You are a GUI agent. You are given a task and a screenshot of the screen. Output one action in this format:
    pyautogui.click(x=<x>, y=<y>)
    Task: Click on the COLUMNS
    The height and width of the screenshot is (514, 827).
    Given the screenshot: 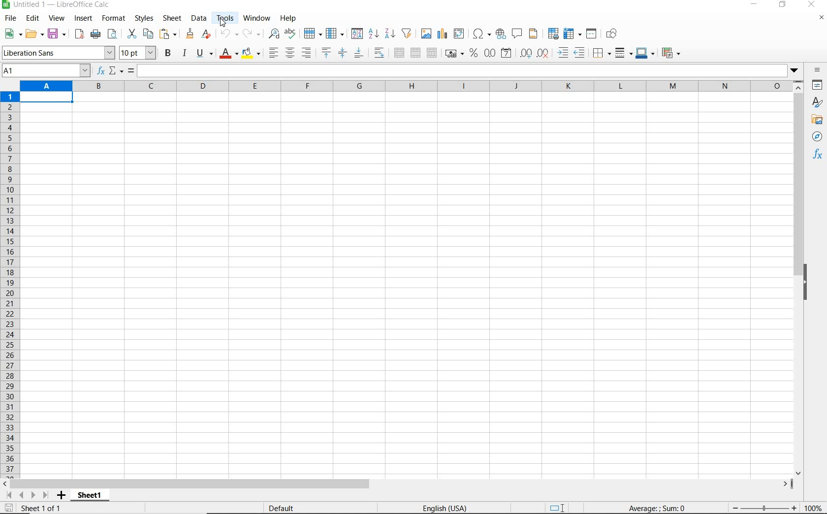 What is the action you would take?
    pyautogui.click(x=405, y=86)
    